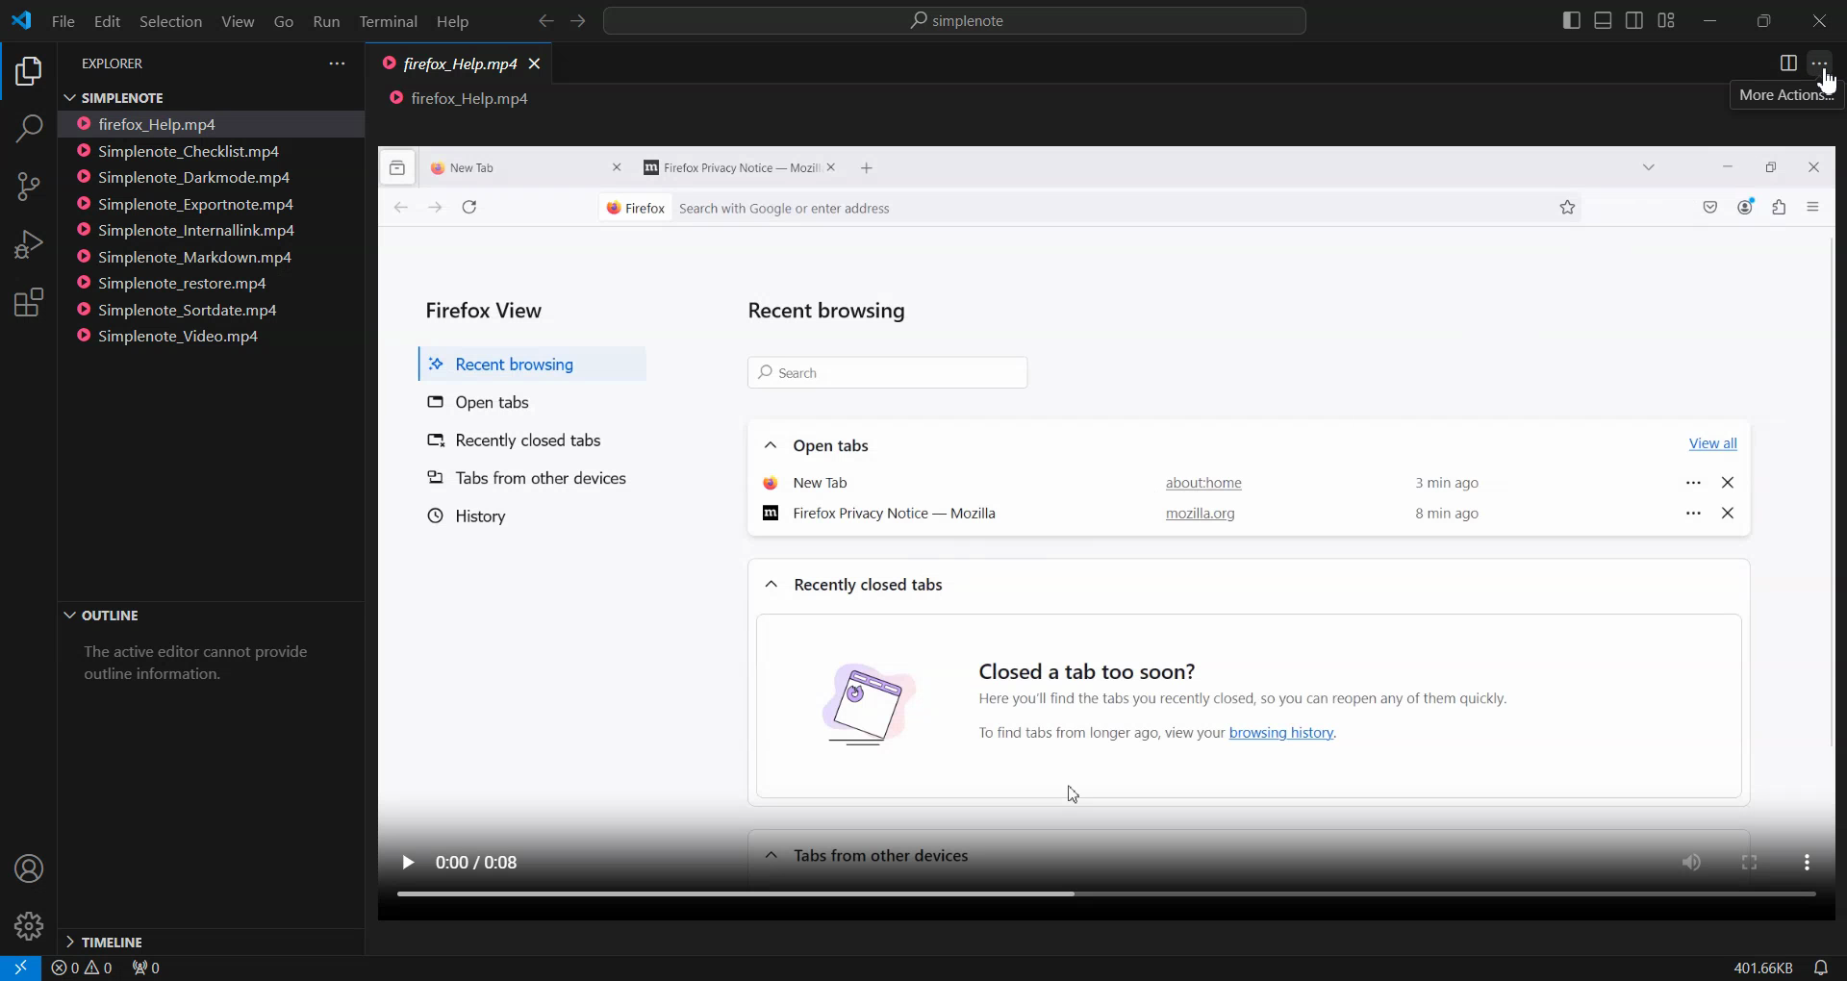  What do you see at coordinates (28, 187) in the screenshot?
I see `Source control` at bounding box center [28, 187].